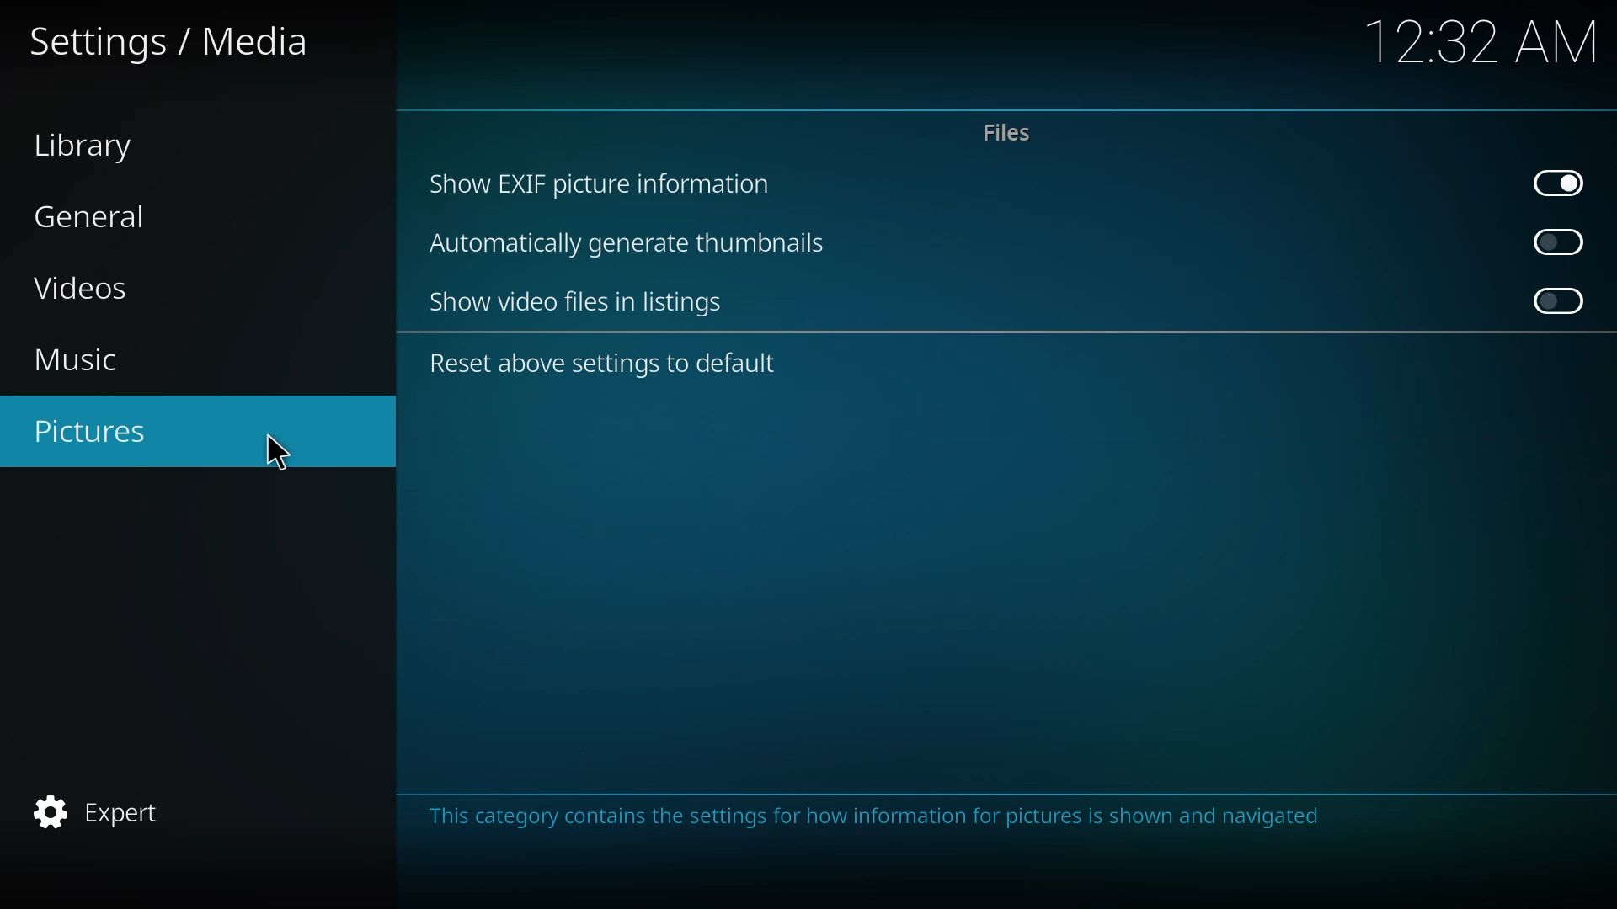  Describe the element at coordinates (605, 183) in the screenshot. I see `show exif picture info` at that location.